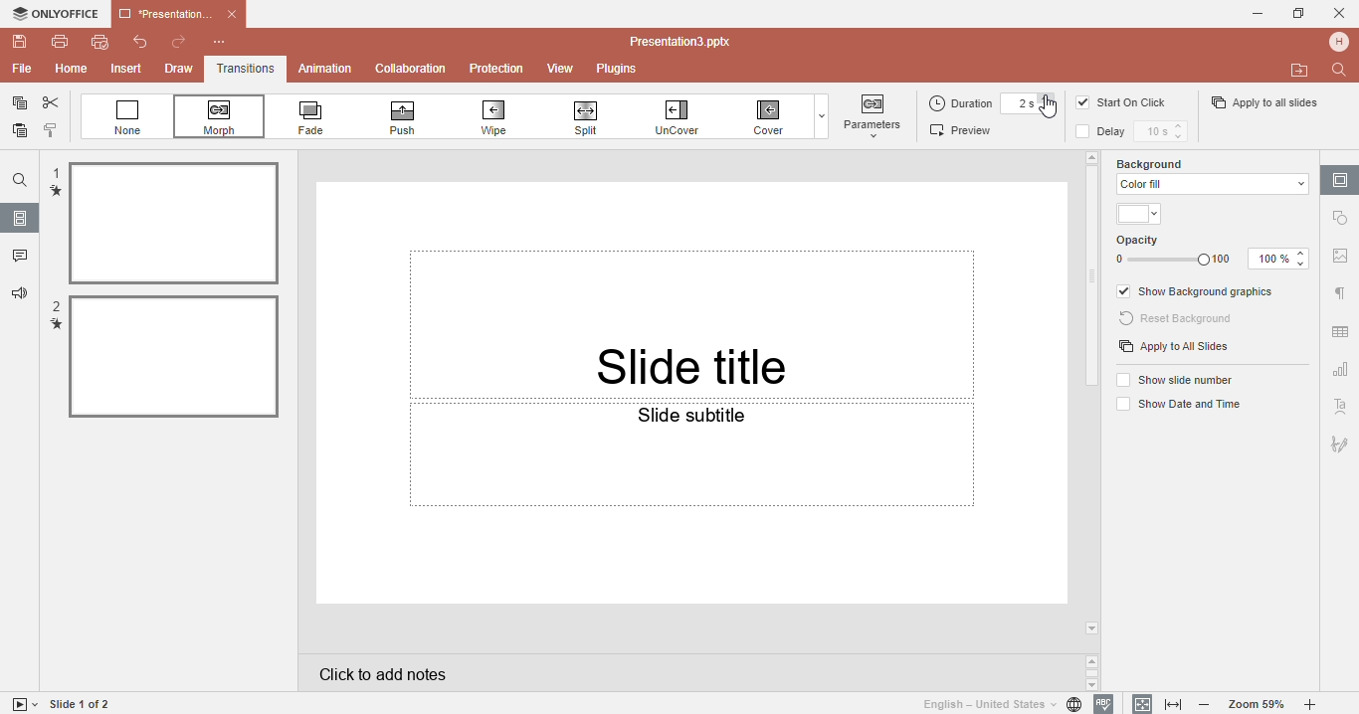 This screenshot has height=714, width=1359. Describe the element at coordinates (1165, 132) in the screenshot. I see `Delay time setting` at that location.